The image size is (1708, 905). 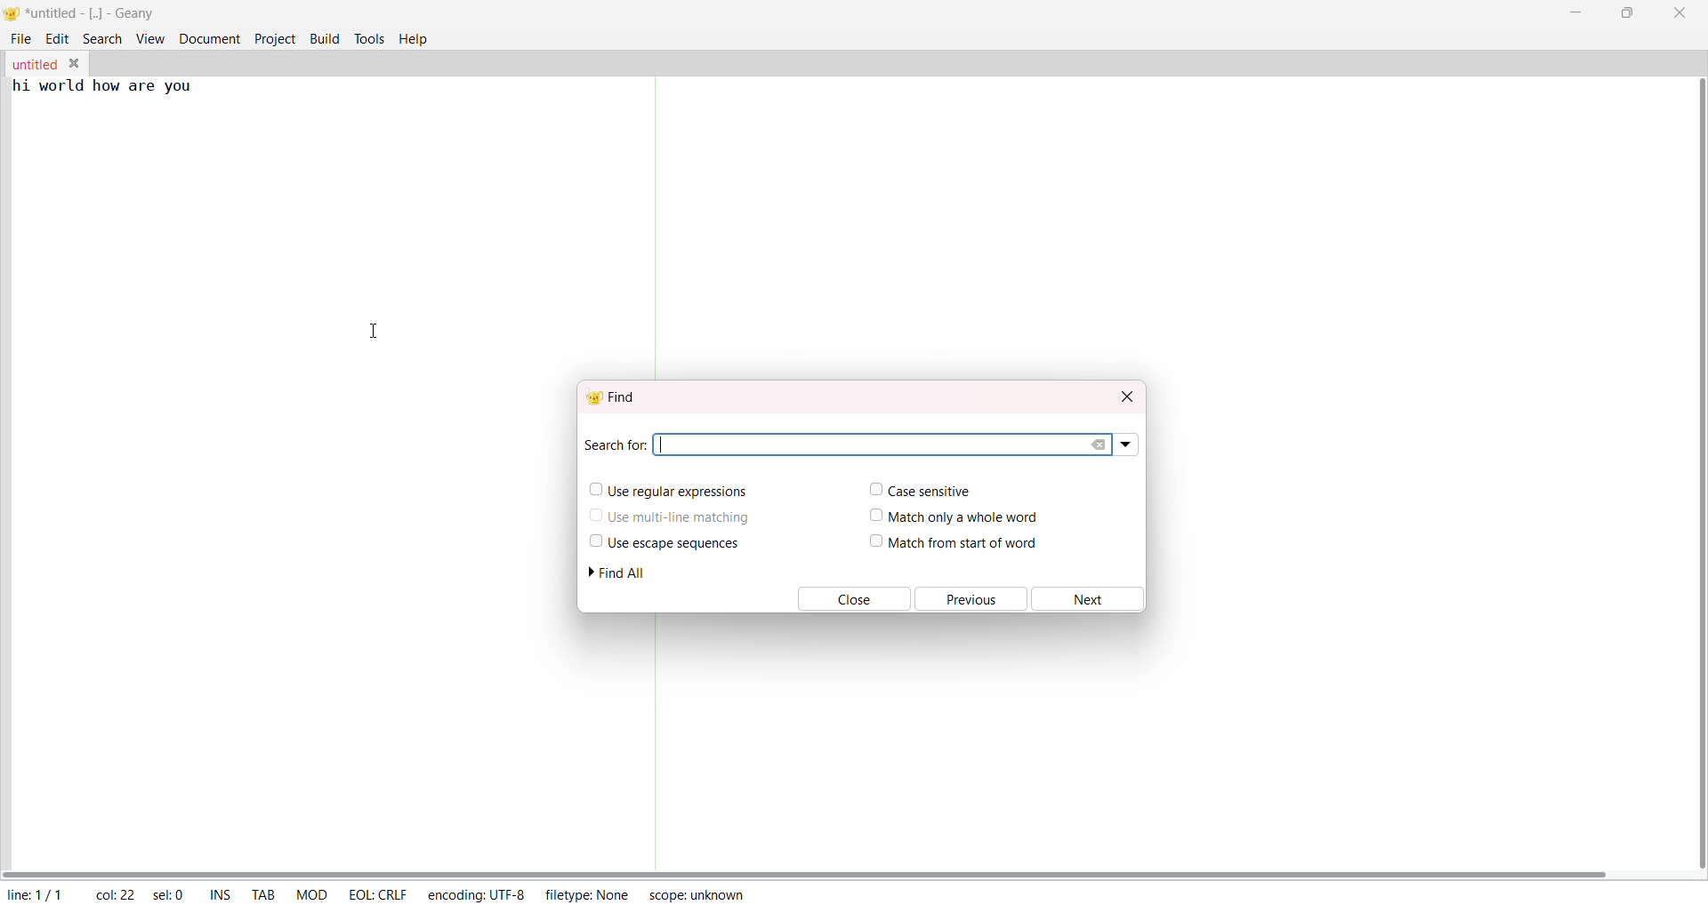 What do you see at coordinates (18, 37) in the screenshot?
I see `file` at bounding box center [18, 37].